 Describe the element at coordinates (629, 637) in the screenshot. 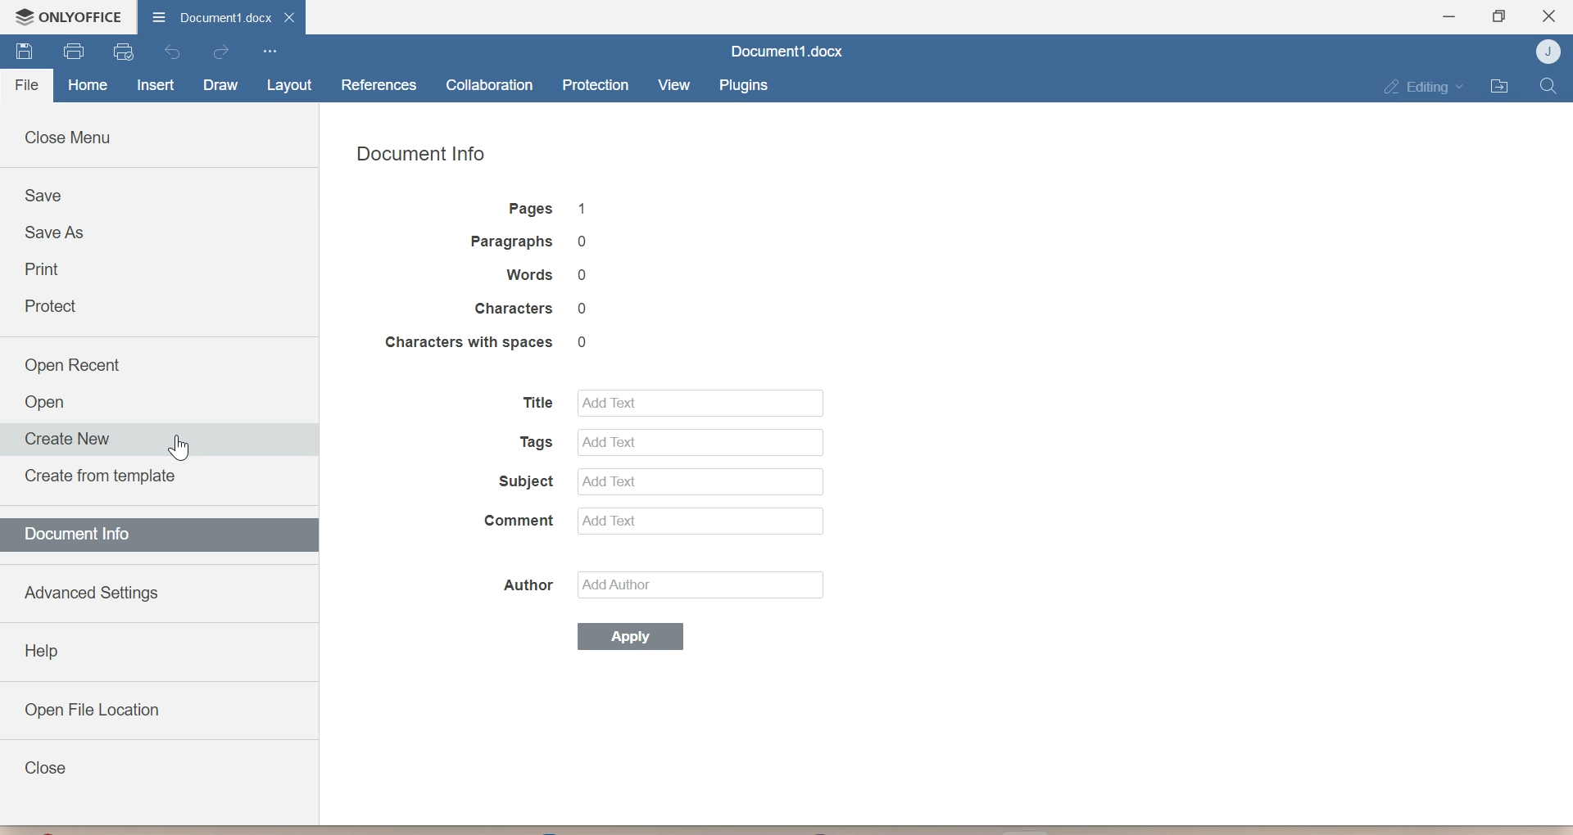

I see `Apply` at that location.